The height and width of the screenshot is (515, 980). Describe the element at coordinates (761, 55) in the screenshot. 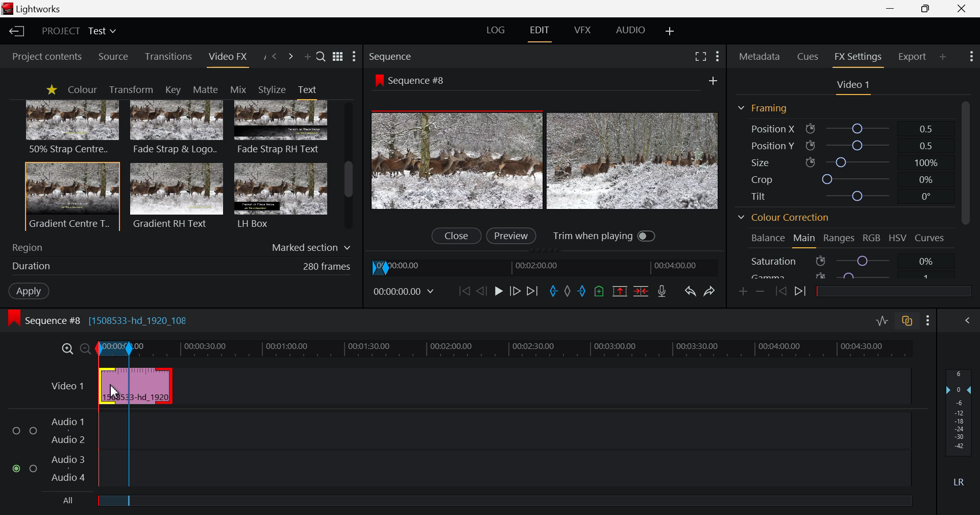

I see `Metadata` at that location.